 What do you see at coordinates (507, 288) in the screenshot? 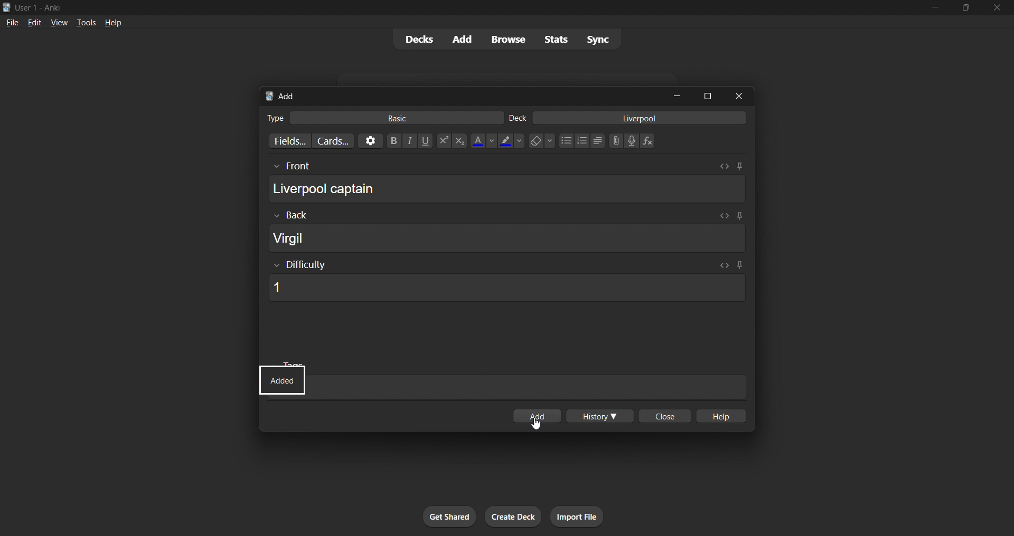
I see `card difficulty field input box` at bounding box center [507, 288].